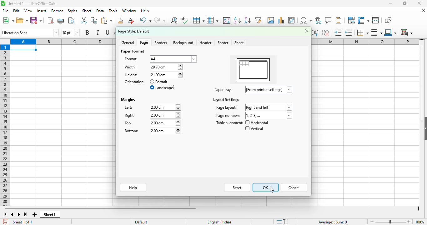 The height and width of the screenshot is (225, 427). What do you see at coordinates (51, 20) in the screenshot?
I see `export directly as PDF` at bounding box center [51, 20].